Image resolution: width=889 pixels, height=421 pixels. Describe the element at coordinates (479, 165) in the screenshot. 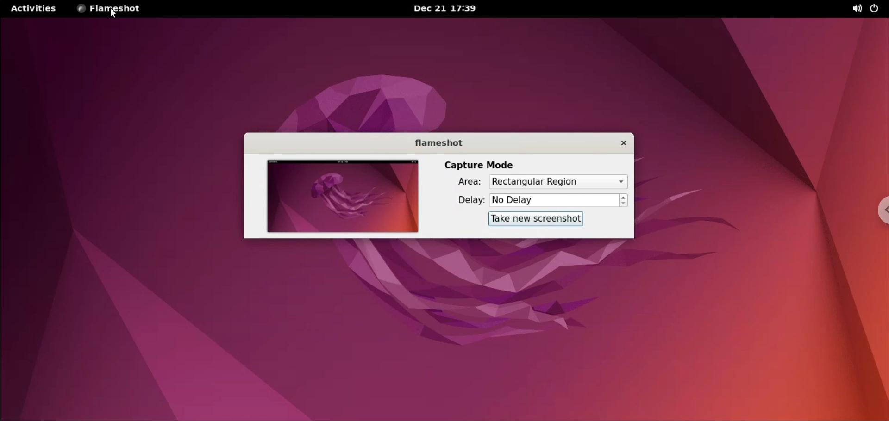

I see `capture mode` at that location.